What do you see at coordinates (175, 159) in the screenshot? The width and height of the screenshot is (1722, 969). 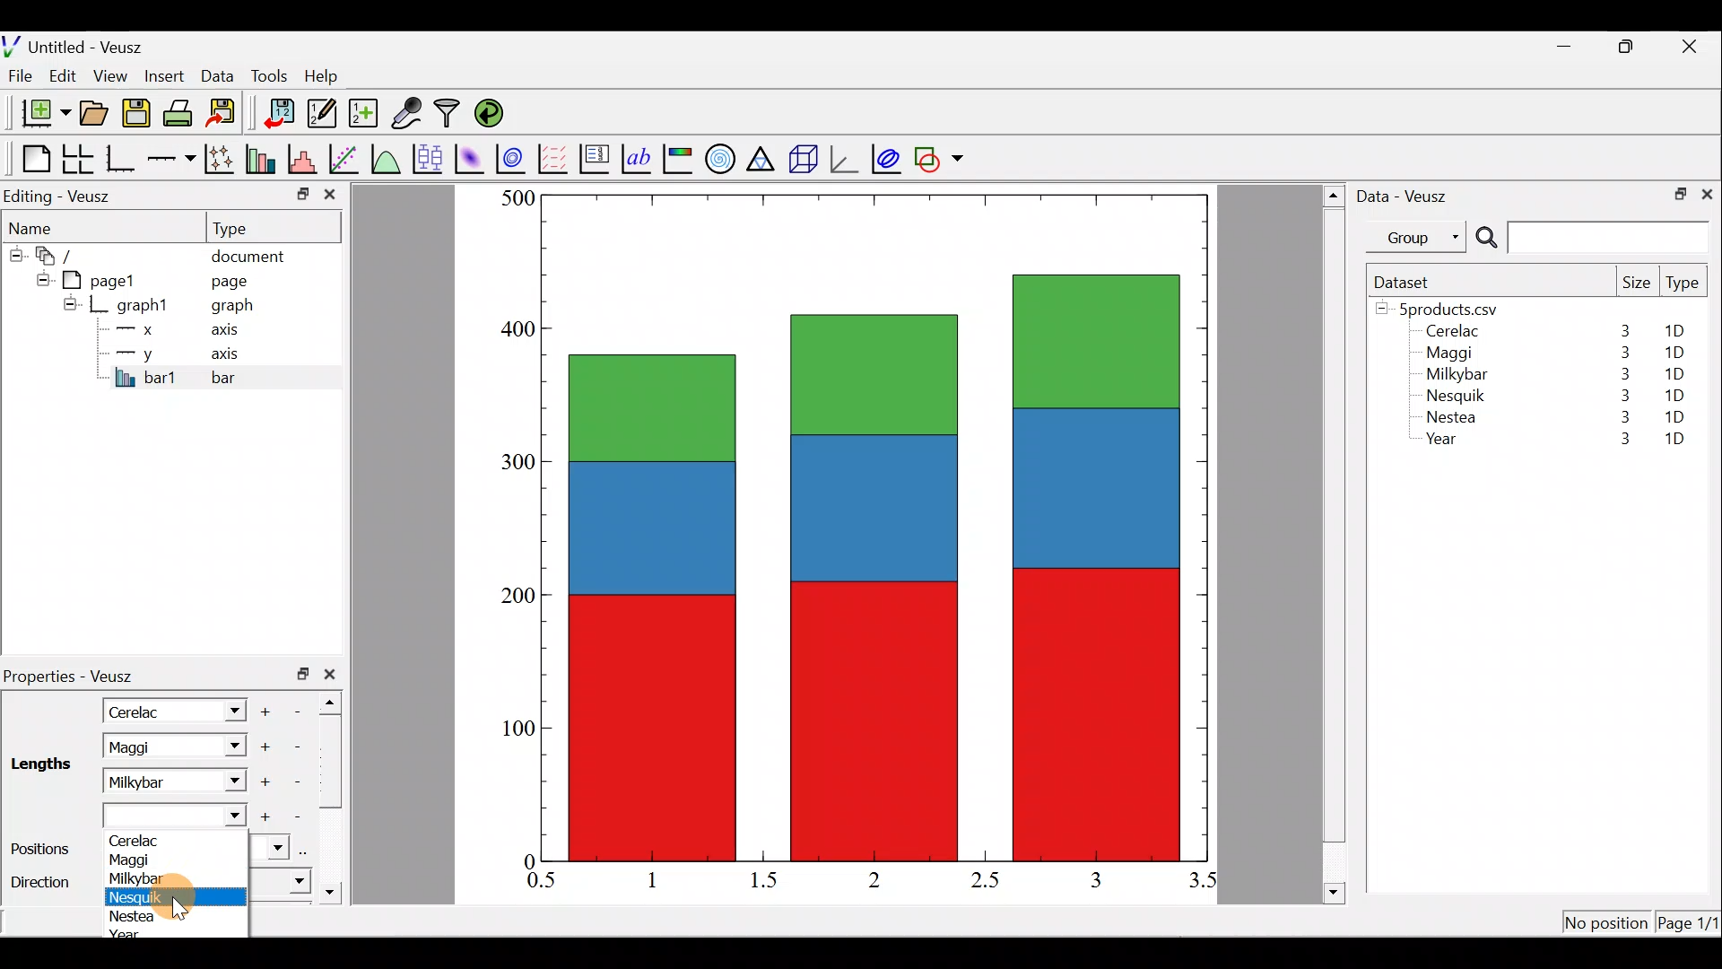 I see `Add an axis to the plot` at bounding box center [175, 159].